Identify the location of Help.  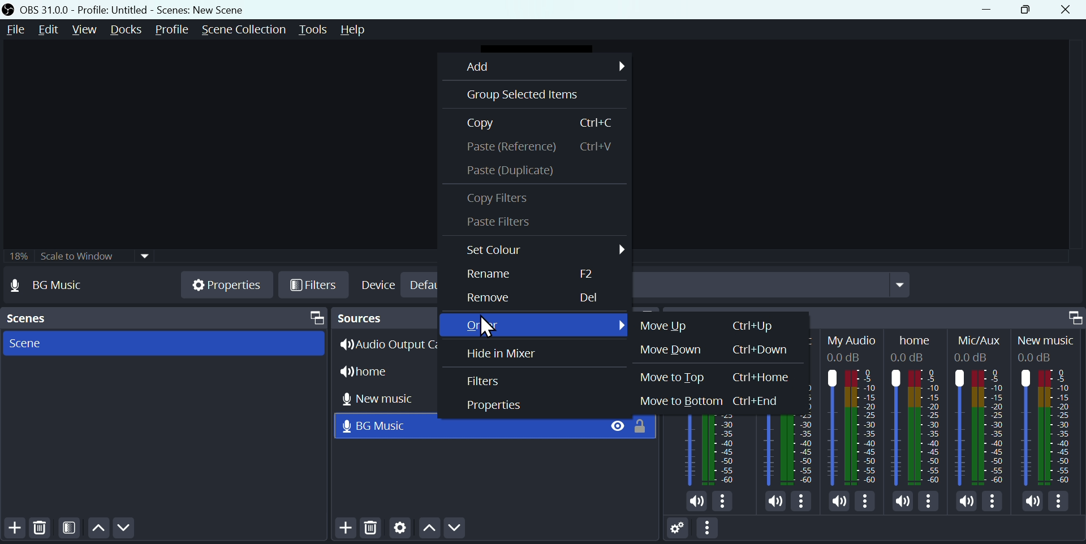
(363, 29).